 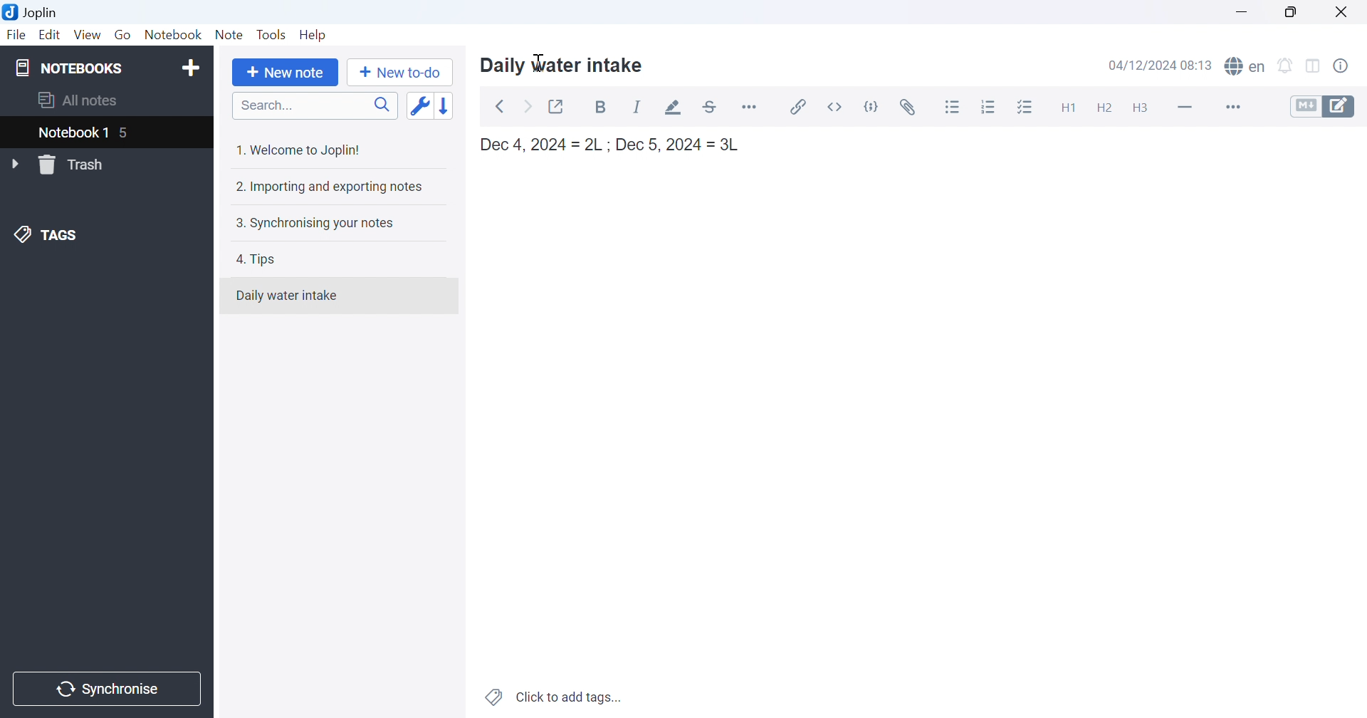 I want to click on Back, so click(x=498, y=107).